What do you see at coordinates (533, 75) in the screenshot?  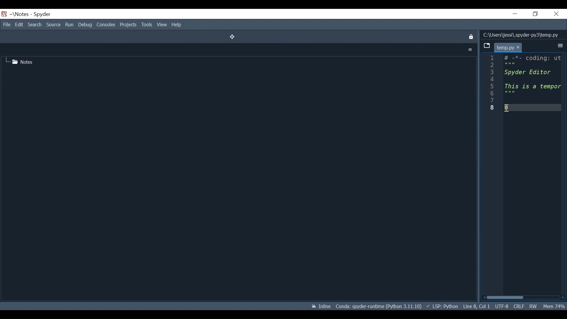 I see `# -*- coding: ut: Spyder Editor This is a tempor` at bounding box center [533, 75].